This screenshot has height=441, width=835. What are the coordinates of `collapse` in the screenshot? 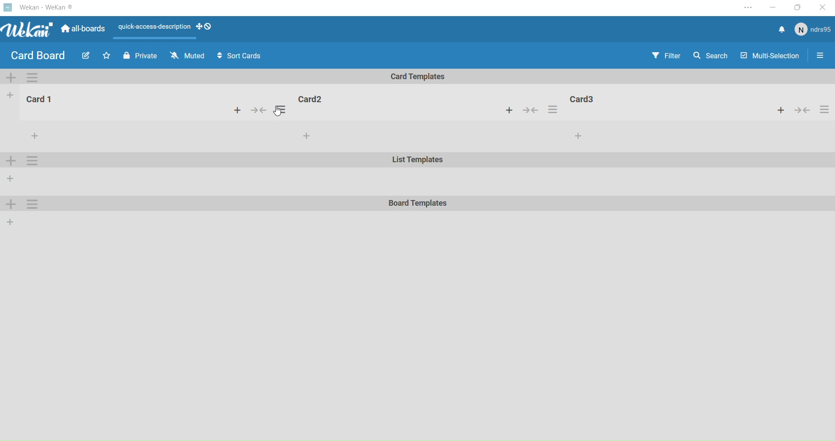 It's located at (532, 112).